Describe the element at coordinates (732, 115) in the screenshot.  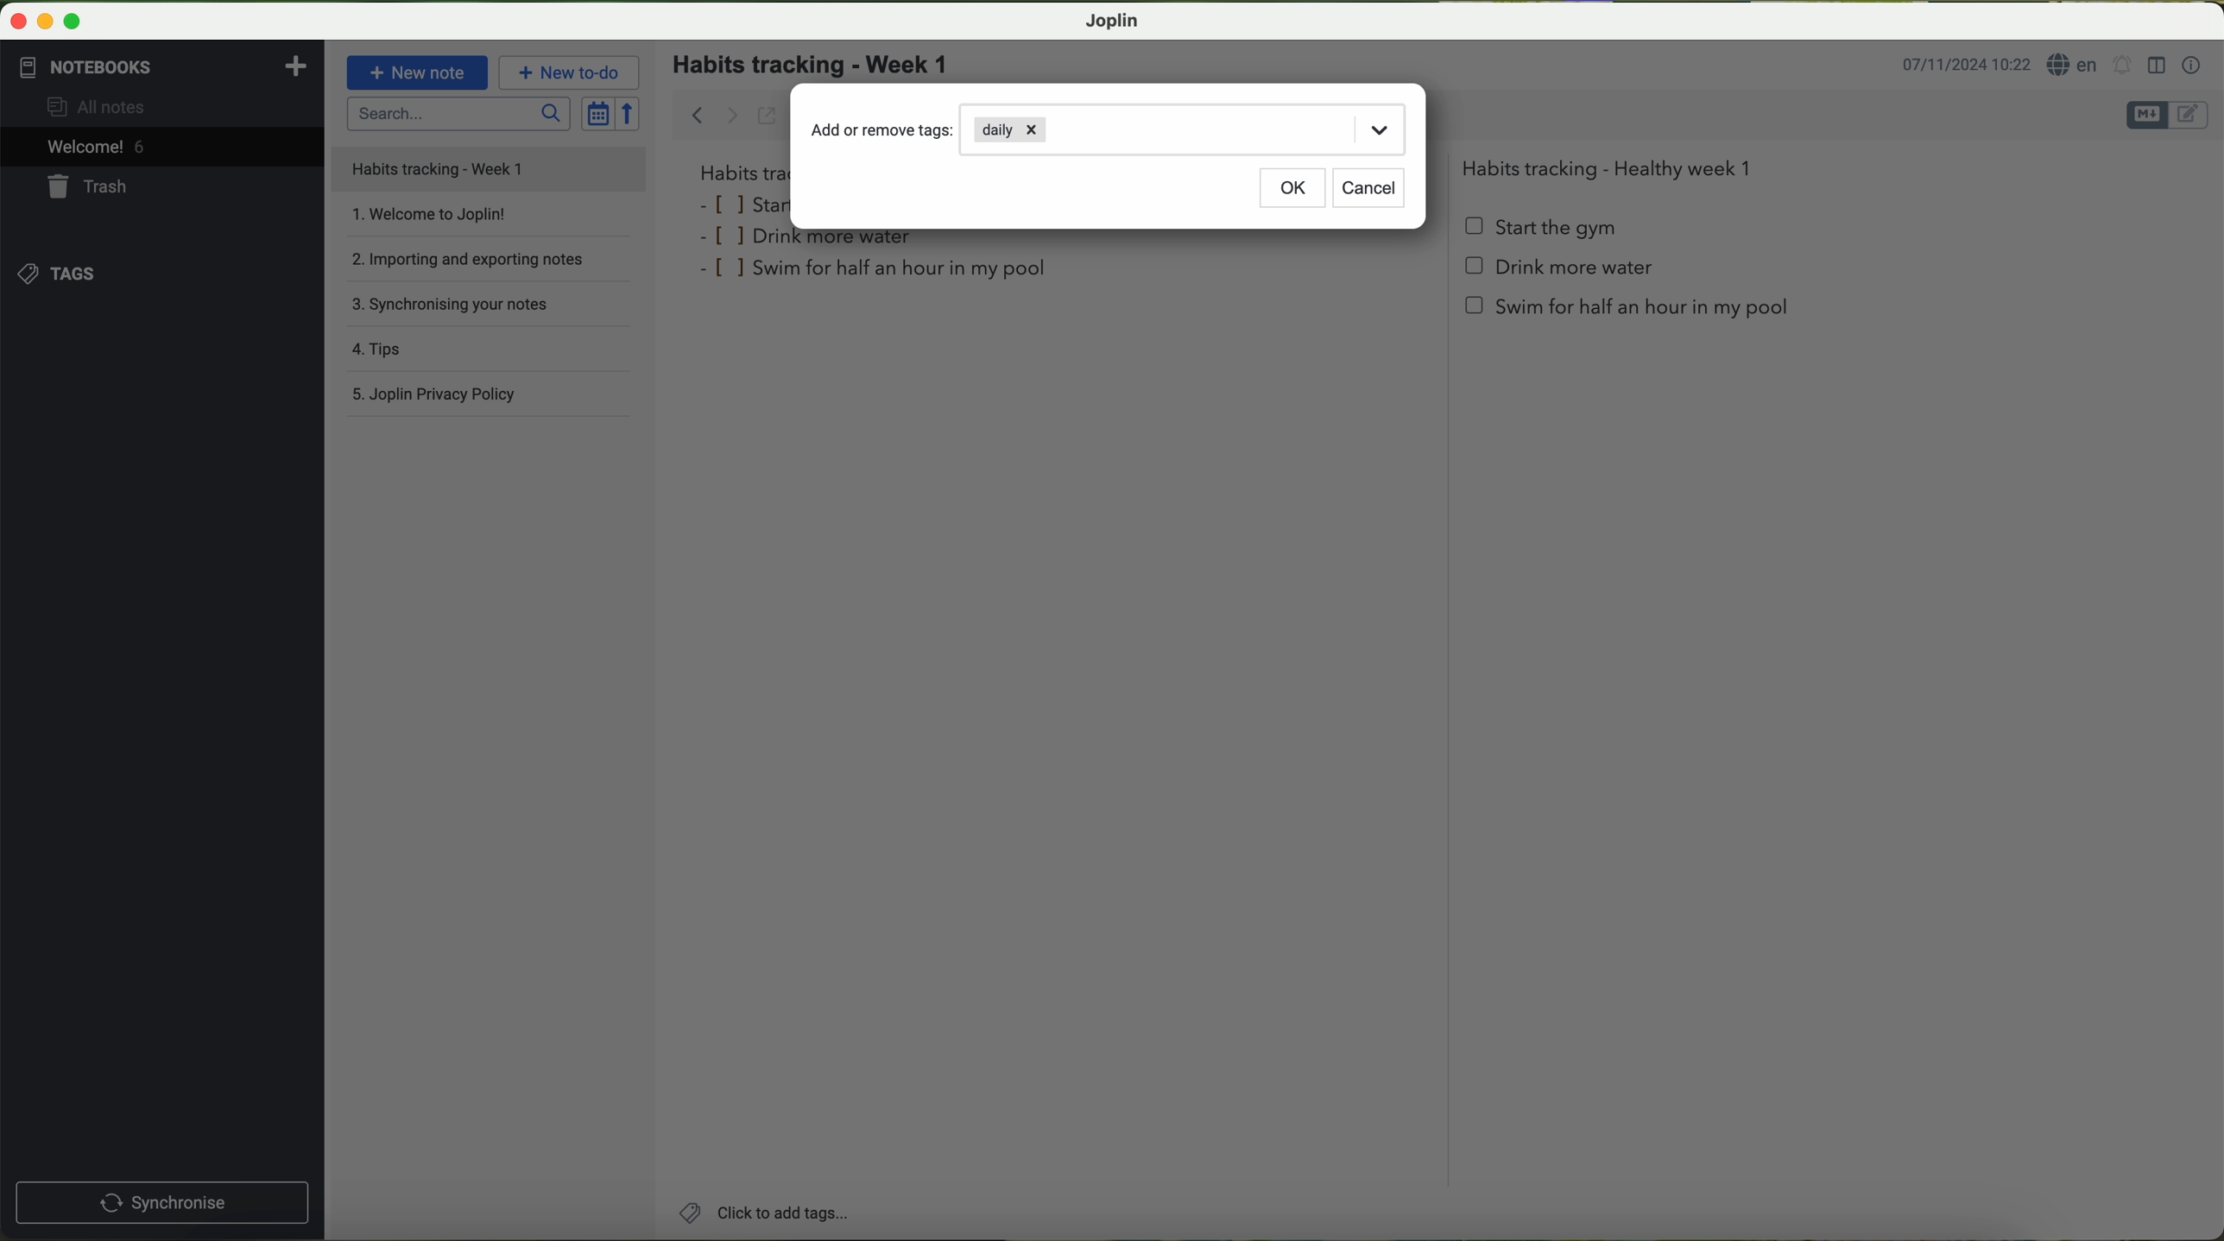
I see `forward` at that location.